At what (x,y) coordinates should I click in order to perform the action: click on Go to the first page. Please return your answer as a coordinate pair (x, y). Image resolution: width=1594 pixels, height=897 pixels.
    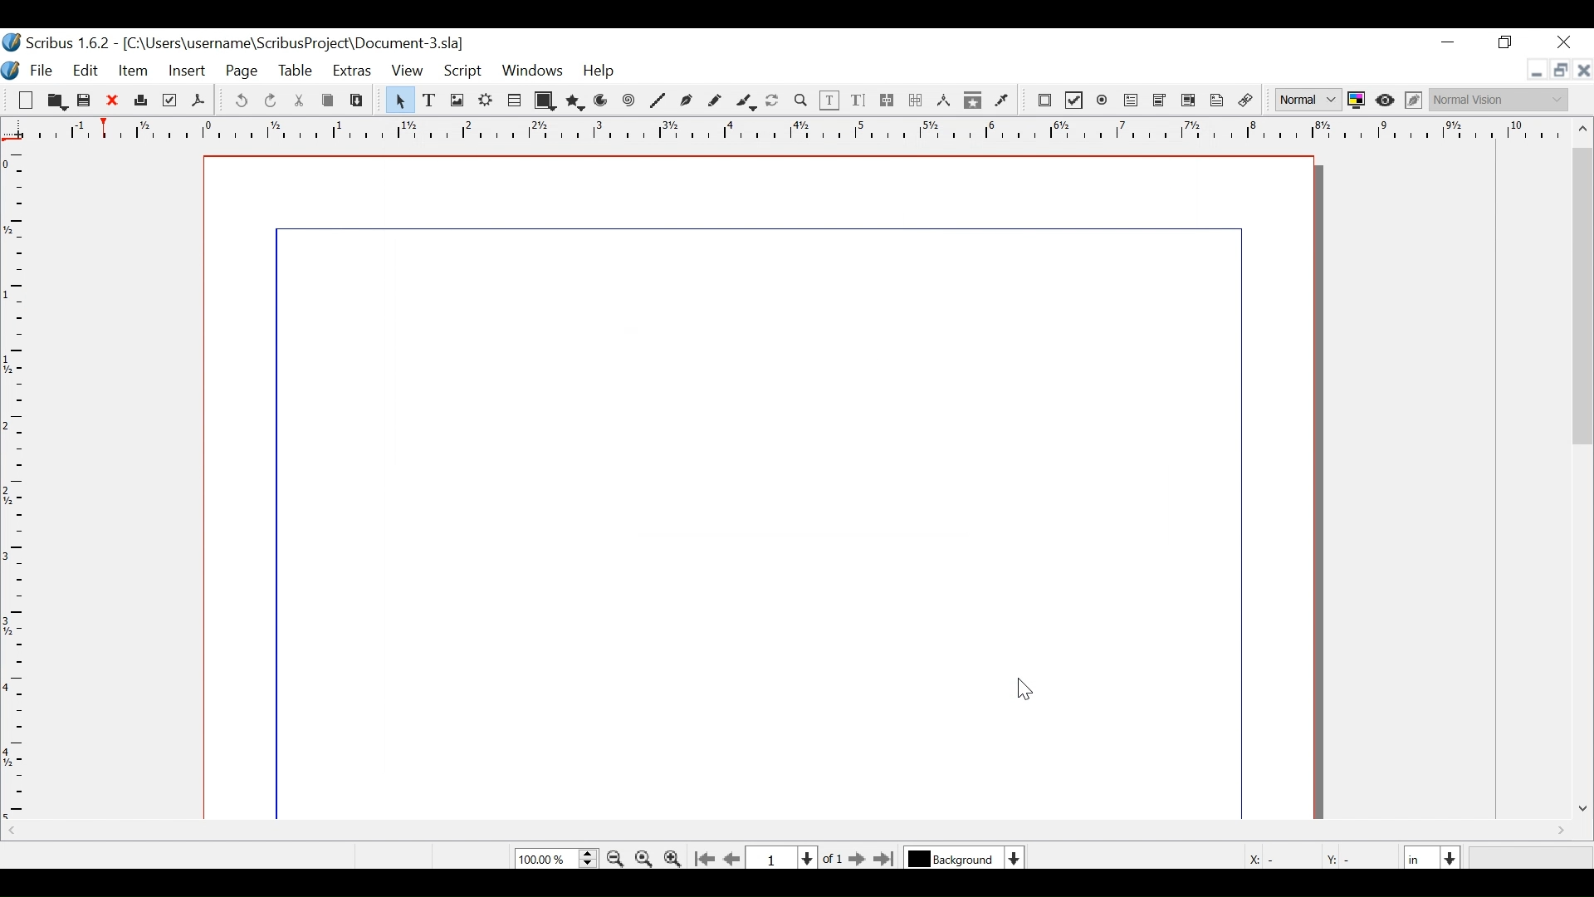
    Looking at the image, I should click on (707, 858).